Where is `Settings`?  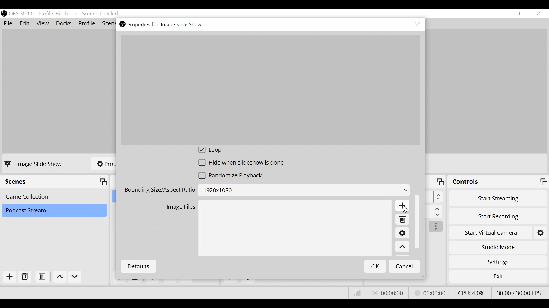
Settings is located at coordinates (402, 234).